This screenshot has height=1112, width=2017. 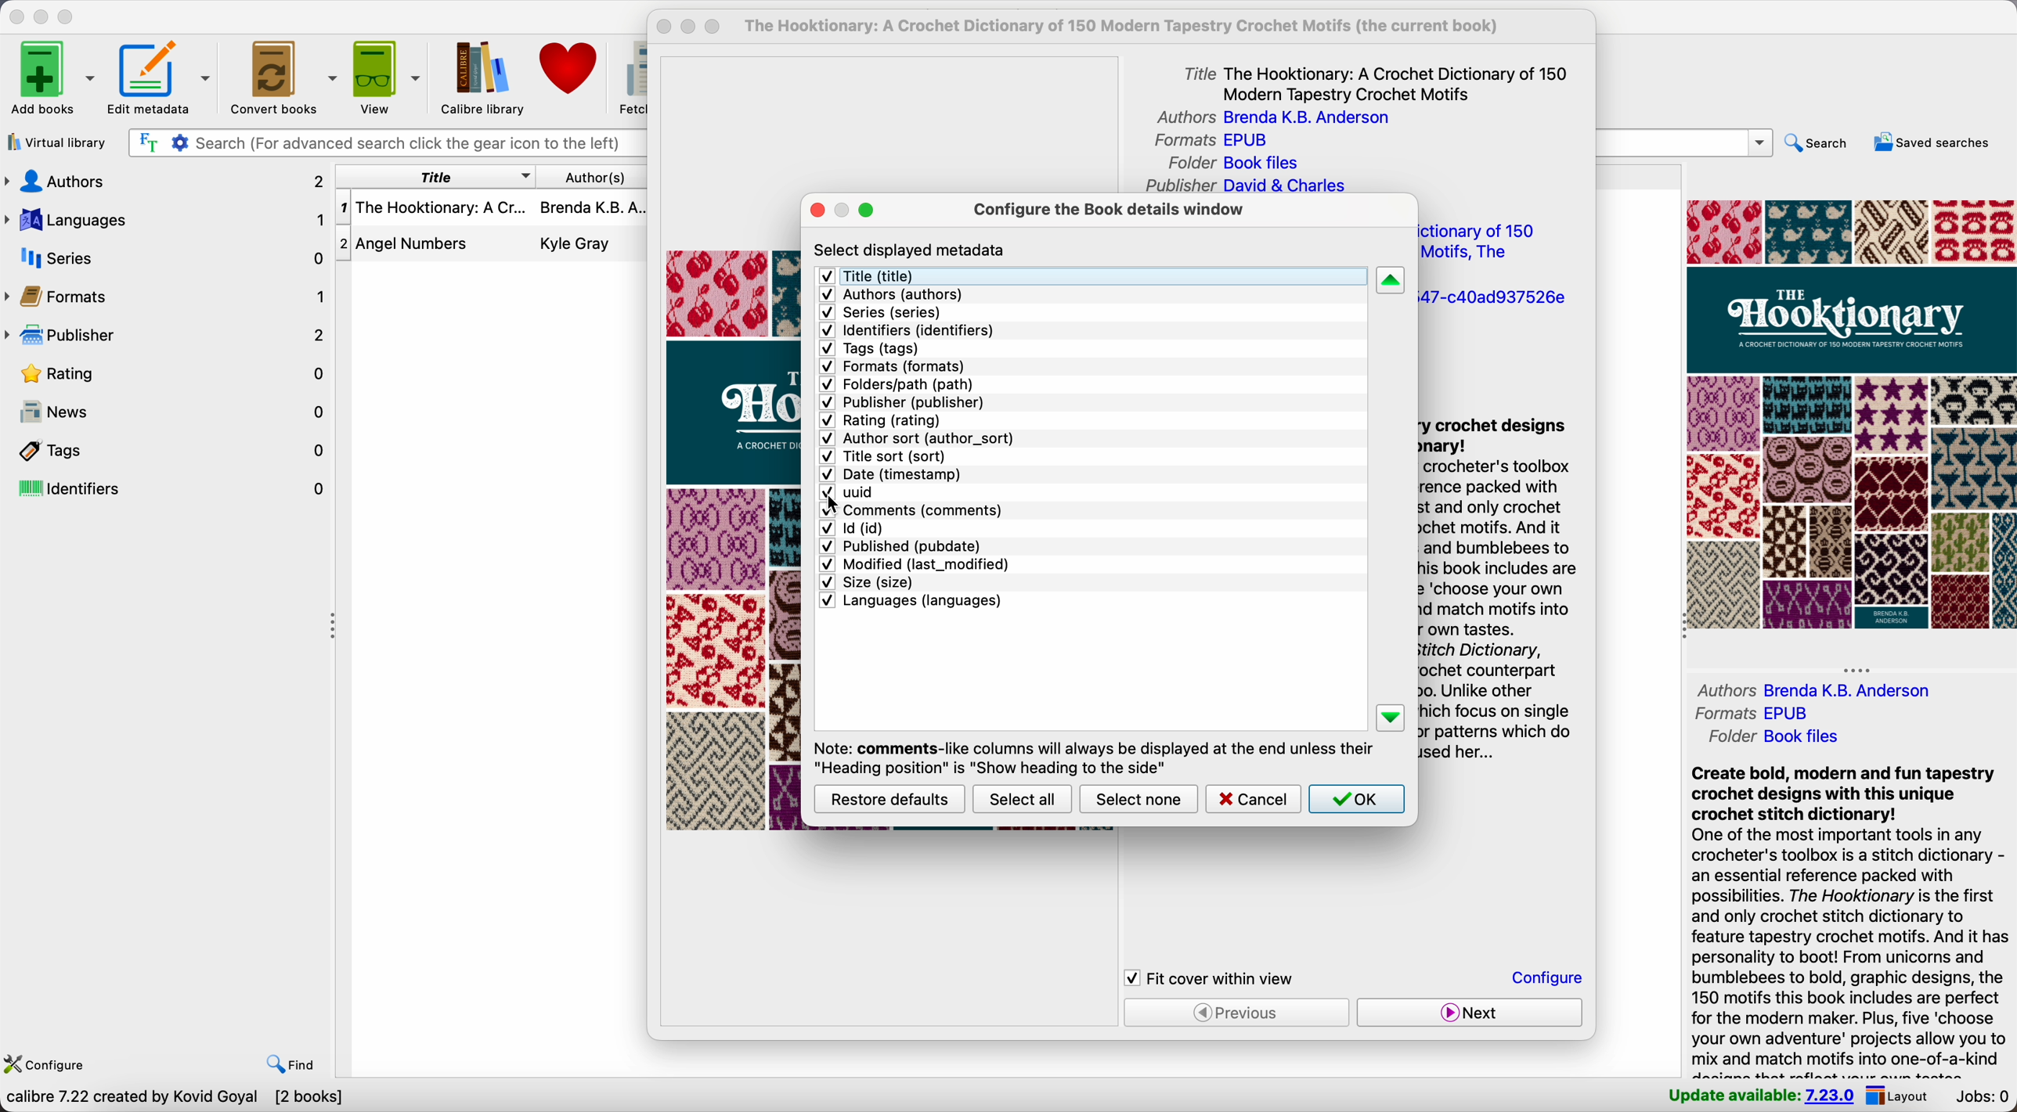 What do you see at coordinates (891, 798) in the screenshot?
I see `restore defaults` at bounding box center [891, 798].